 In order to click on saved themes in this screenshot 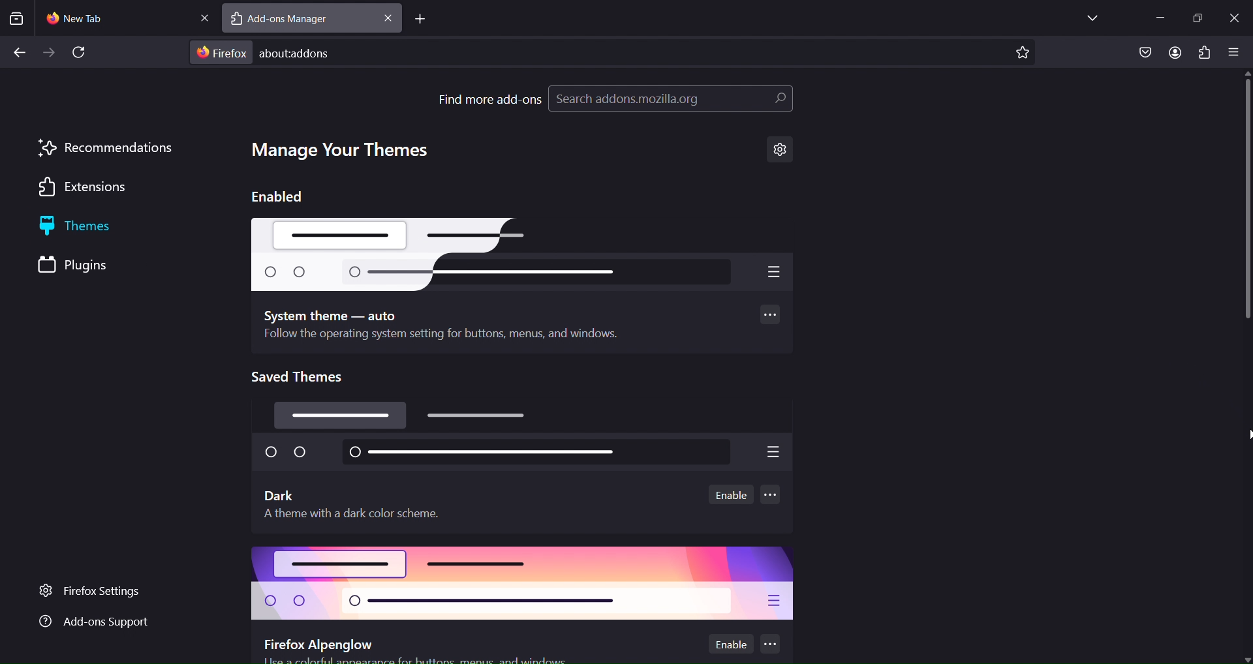, I will do `click(304, 377)`.